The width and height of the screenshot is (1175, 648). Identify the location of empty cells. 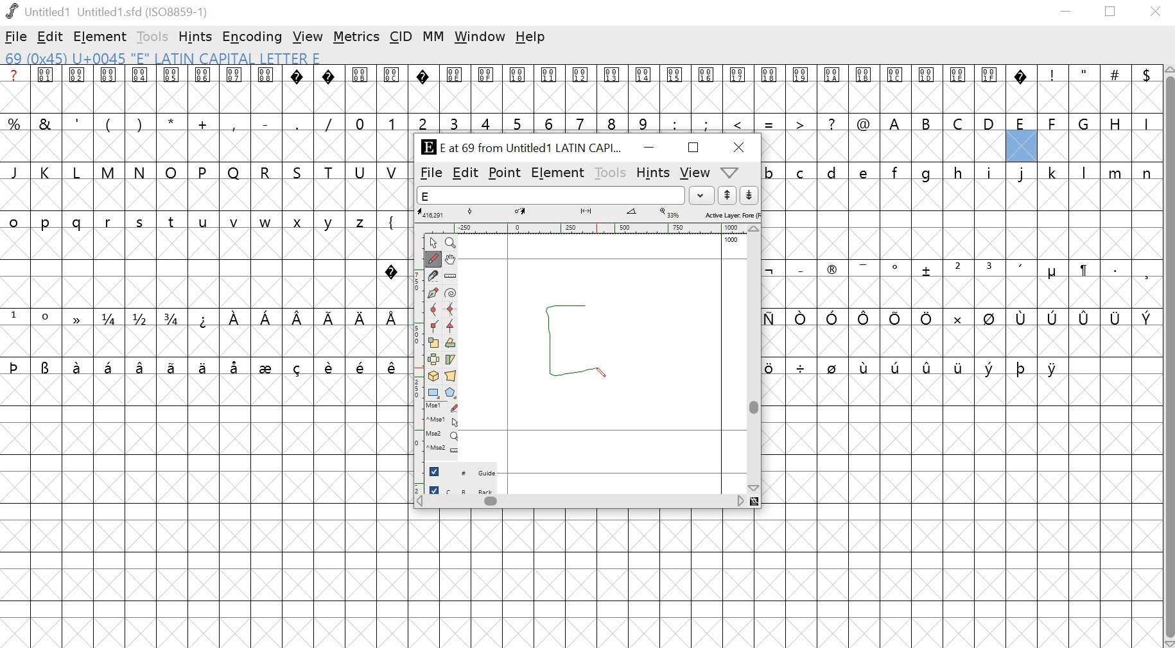
(206, 147).